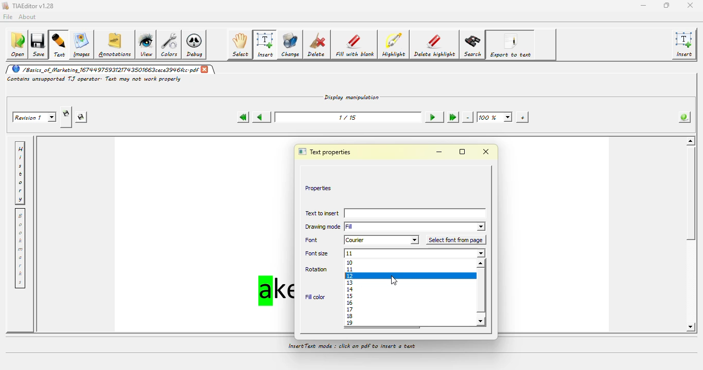 This screenshot has width=703, height=370. I want to click on view, so click(147, 44).